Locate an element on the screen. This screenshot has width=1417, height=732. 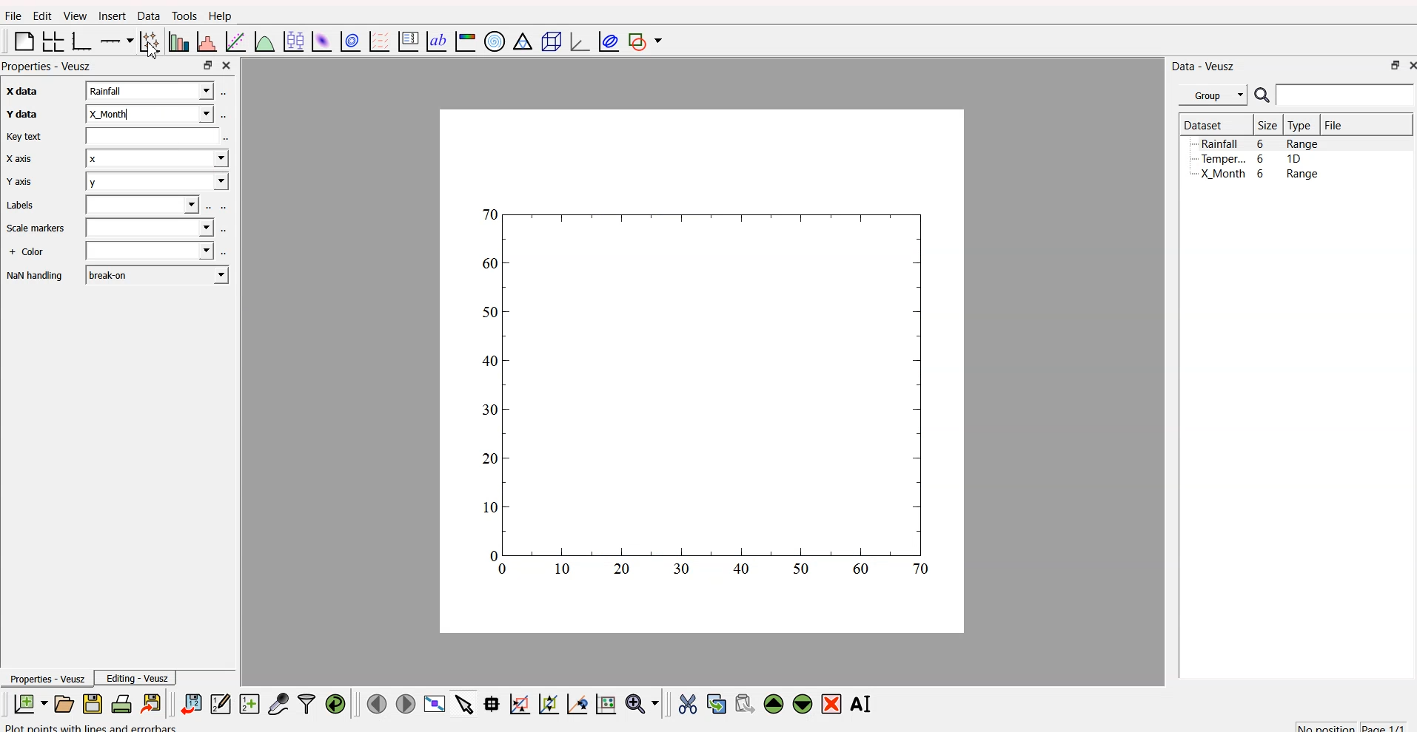
image color bar  is located at coordinates (465, 41).